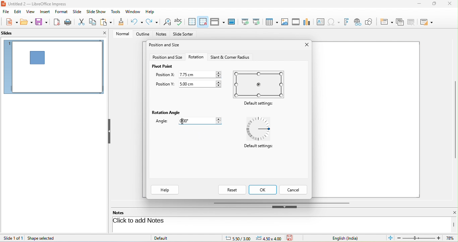  What do you see at coordinates (26, 23) in the screenshot?
I see `open` at bounding box center [26, 23].